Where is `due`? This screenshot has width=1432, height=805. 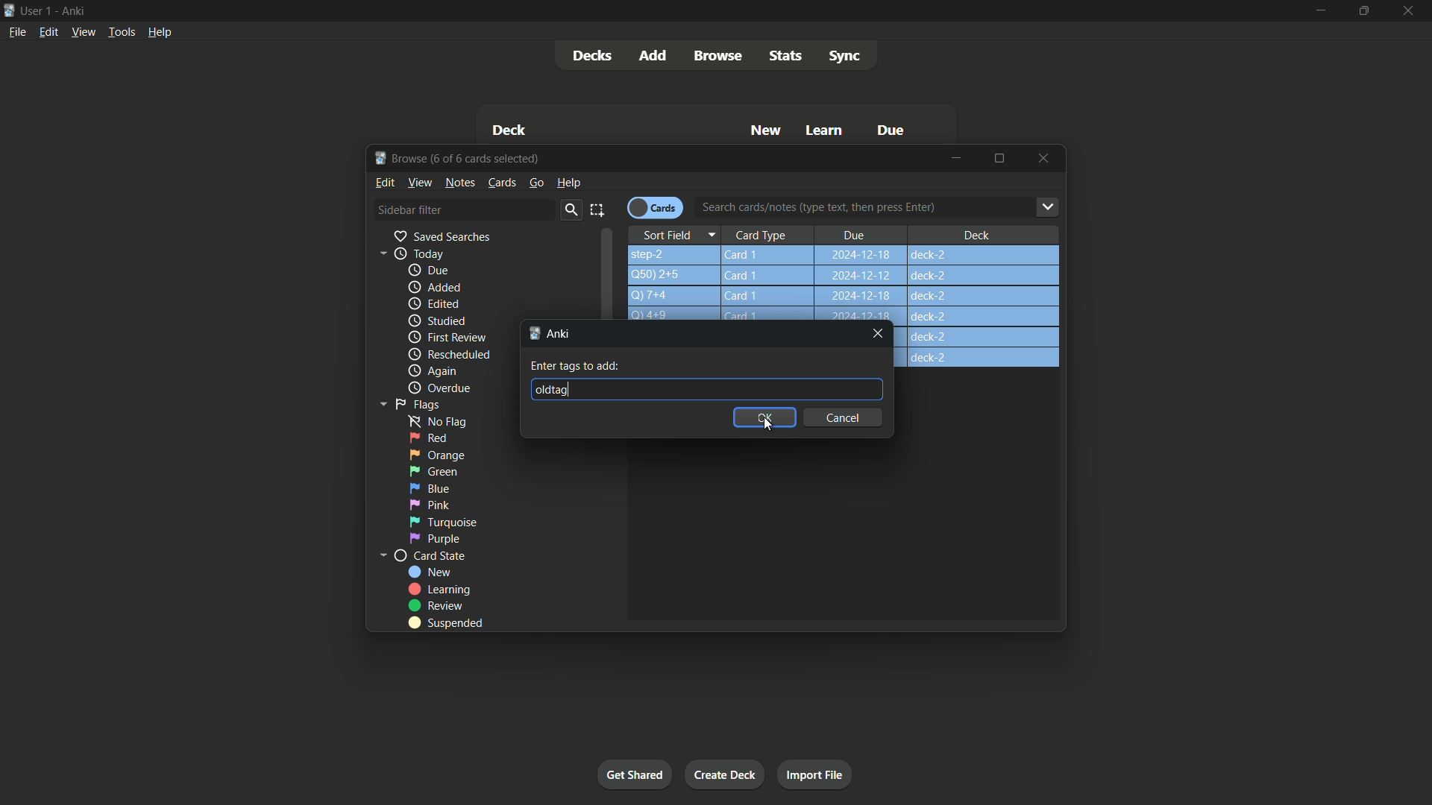 due is located at coordinates (429, 271).